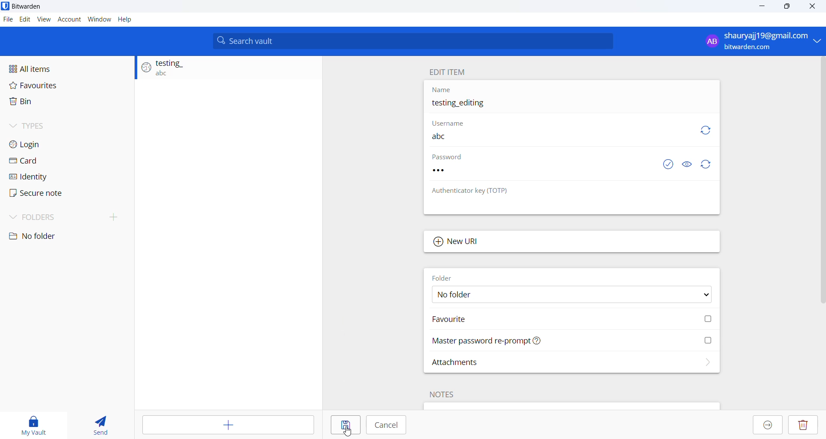  I want to click on send, so click(102, 423).